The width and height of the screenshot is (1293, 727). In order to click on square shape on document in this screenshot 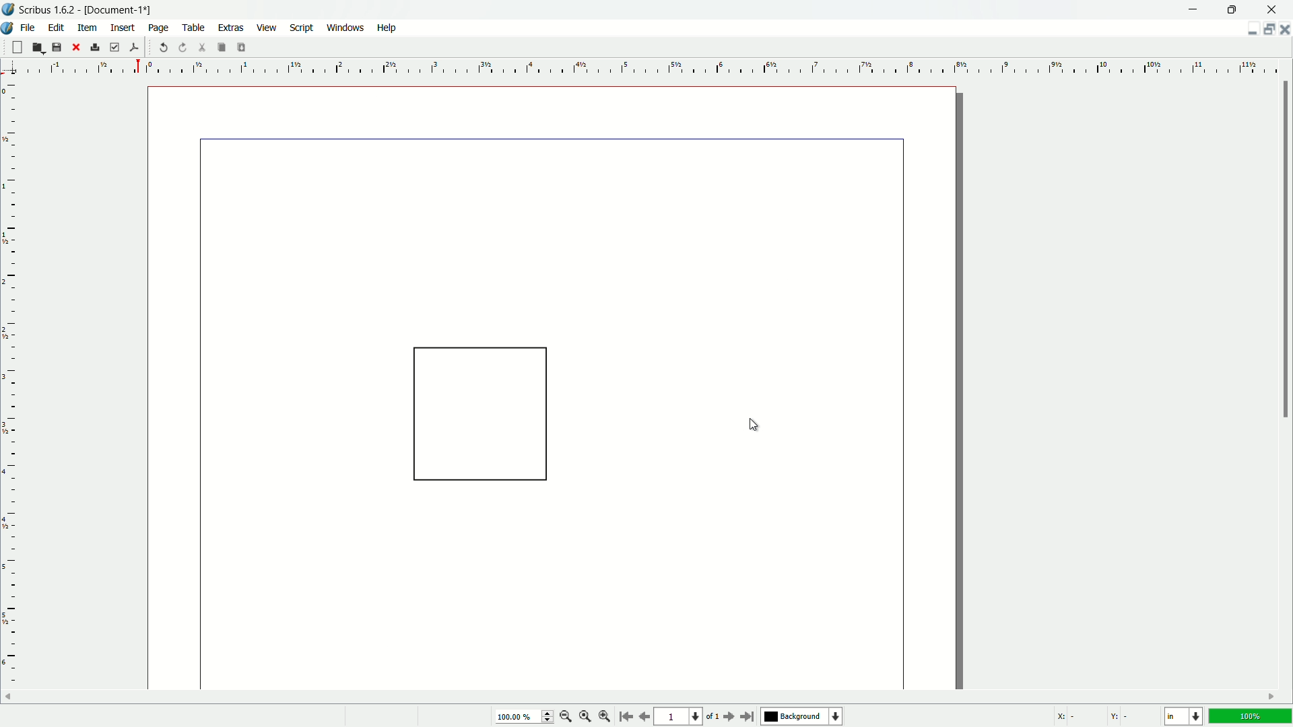, I will do `click(479, 419)`.